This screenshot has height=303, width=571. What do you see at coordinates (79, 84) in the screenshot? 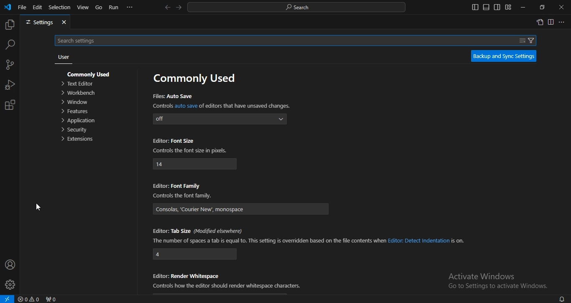
I see `text editor` at bounding box center [79, 84].